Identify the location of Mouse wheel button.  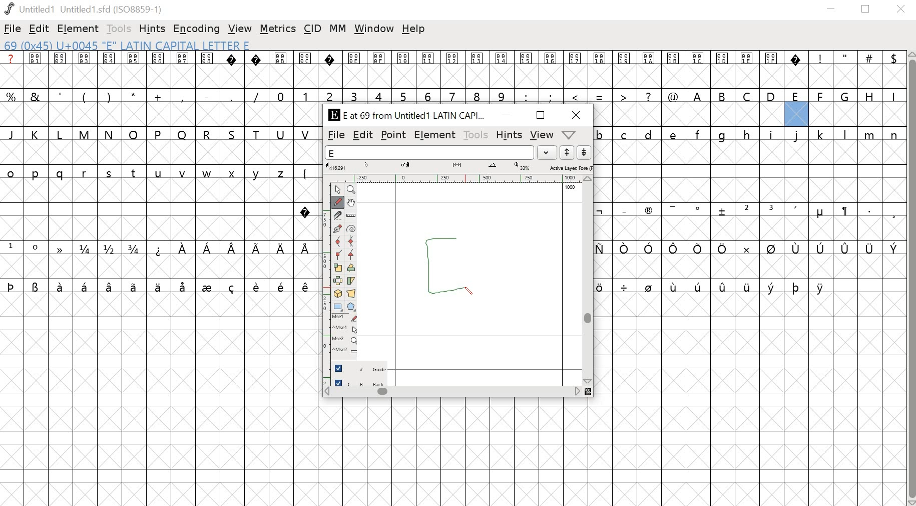
(344, 340).